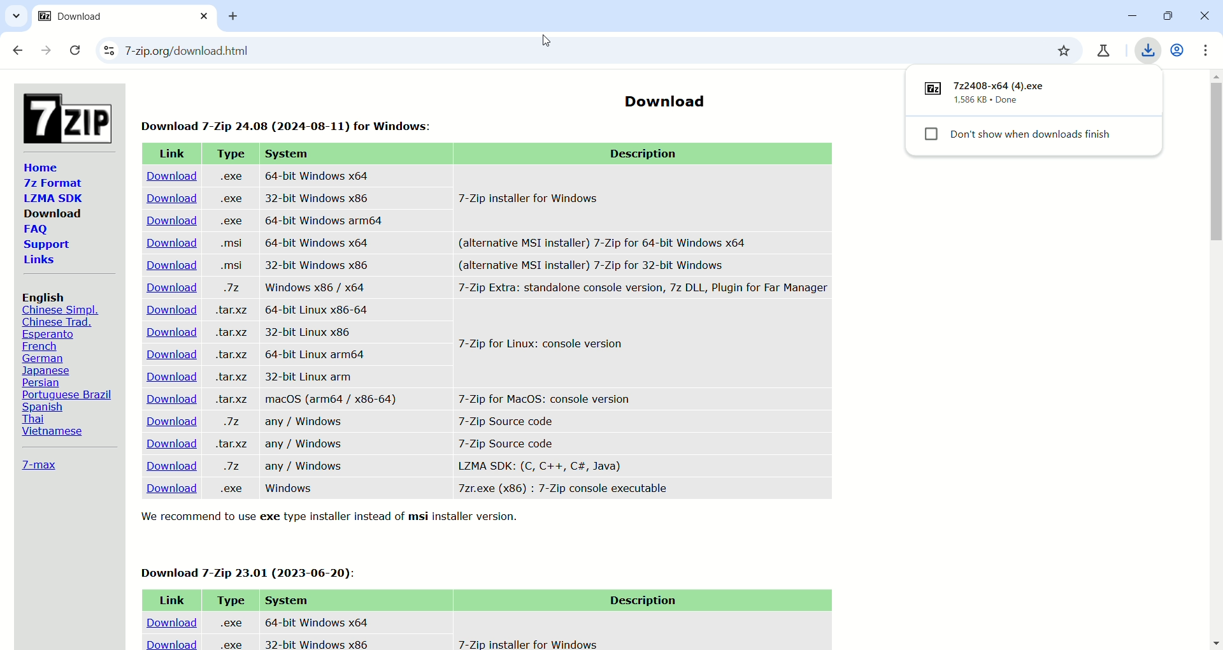 Image resolution: width=1223 pixels, height=650 pixels. Describe the element at coordinates (167, 310) in the screenshot. I see `Download` at that location.